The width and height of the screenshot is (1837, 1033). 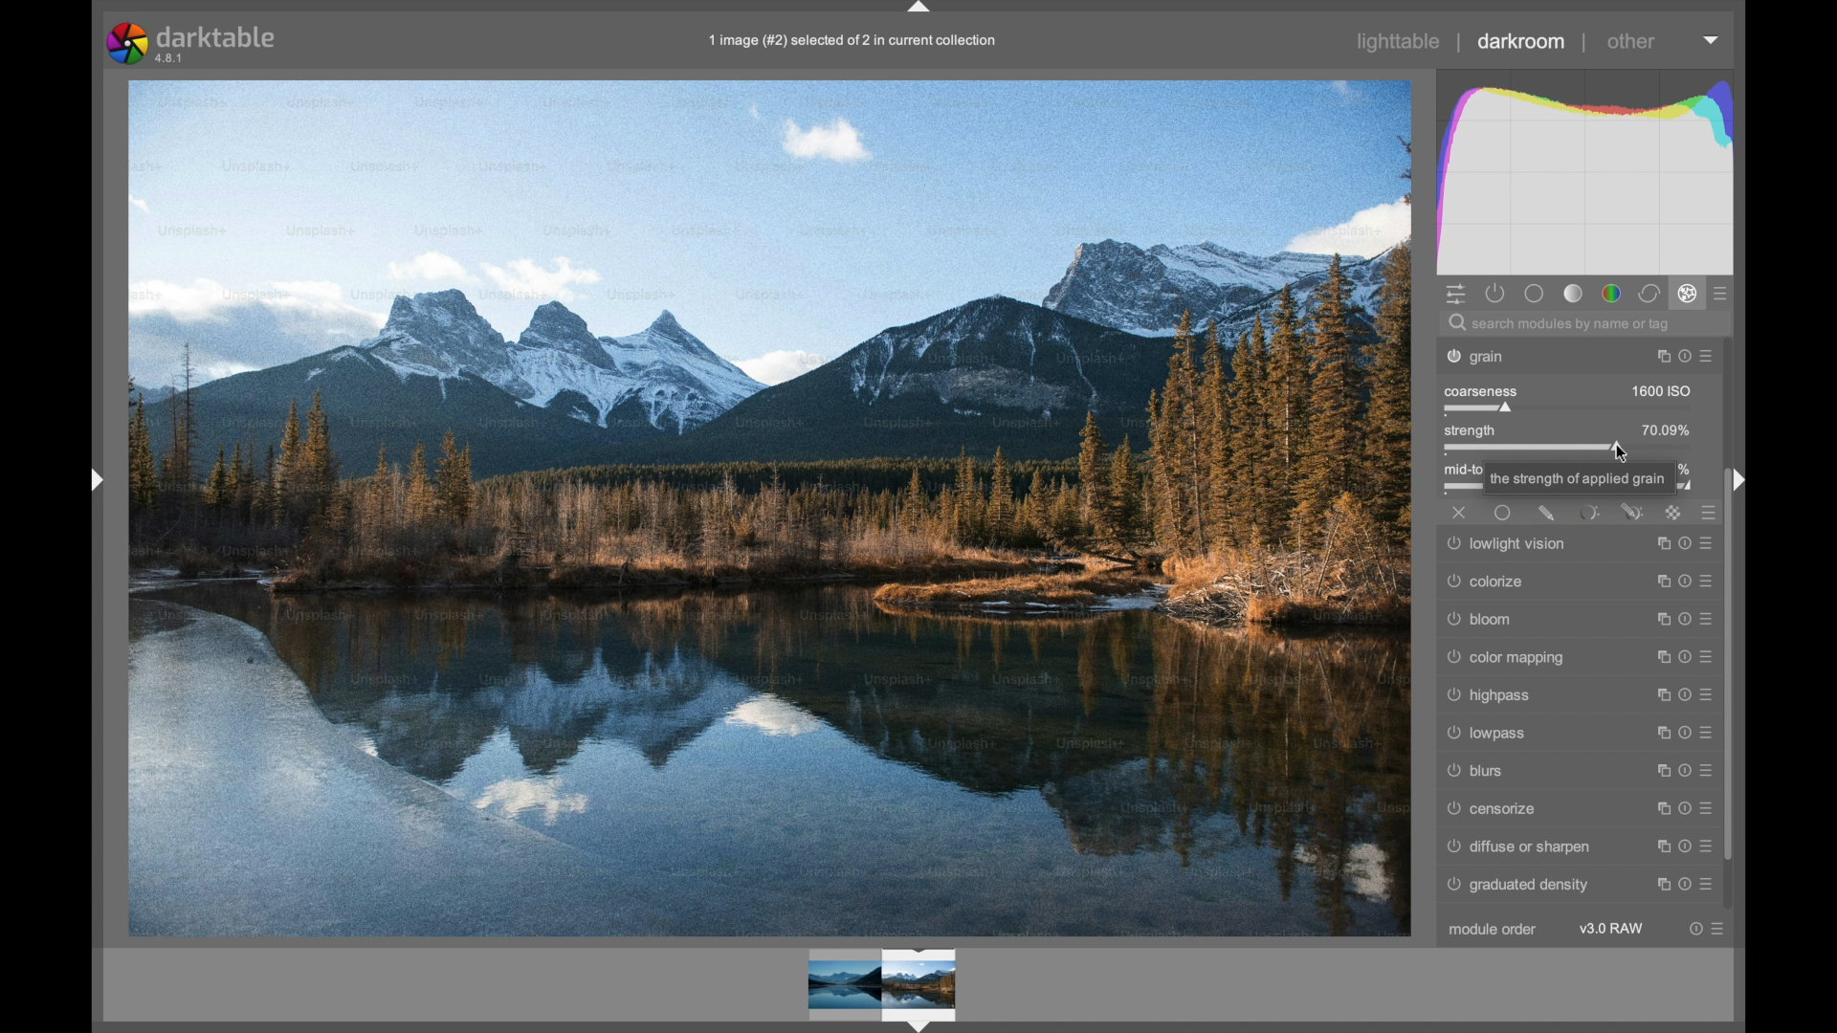 I want to click on base, so click(x=1533, y=294).